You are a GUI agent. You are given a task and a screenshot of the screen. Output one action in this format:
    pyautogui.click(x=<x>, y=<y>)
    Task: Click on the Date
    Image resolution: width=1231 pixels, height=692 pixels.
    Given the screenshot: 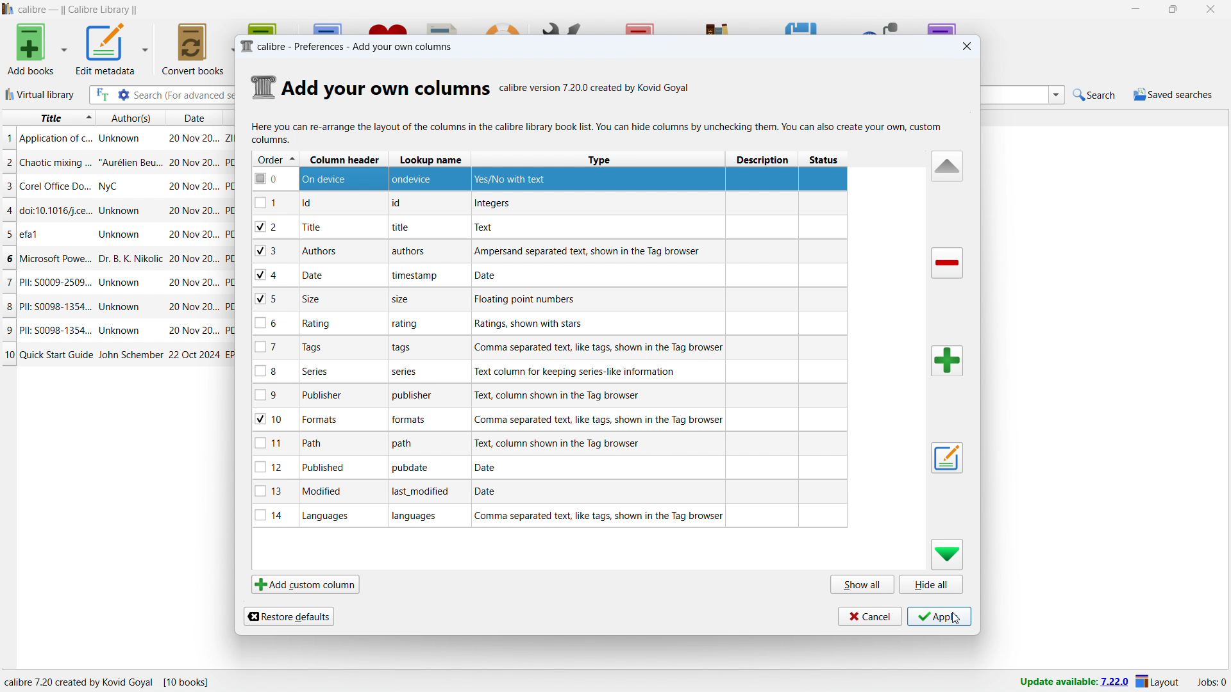 What is the action you would take?
    pyautogui.click(x=490, y=492)
    